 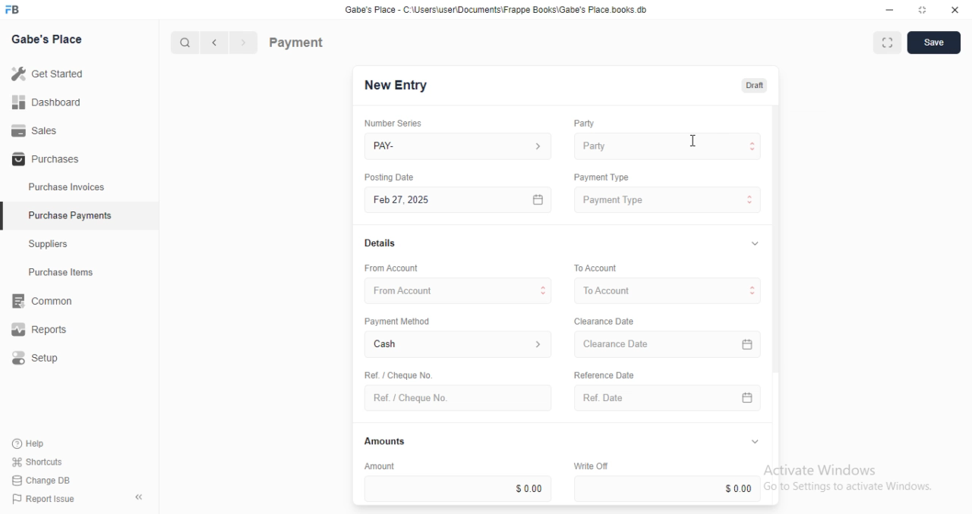 What do you see at coordinates (36, 462) in the screenshot?
I see `Shortcuts` at bounding box center [36, 462].